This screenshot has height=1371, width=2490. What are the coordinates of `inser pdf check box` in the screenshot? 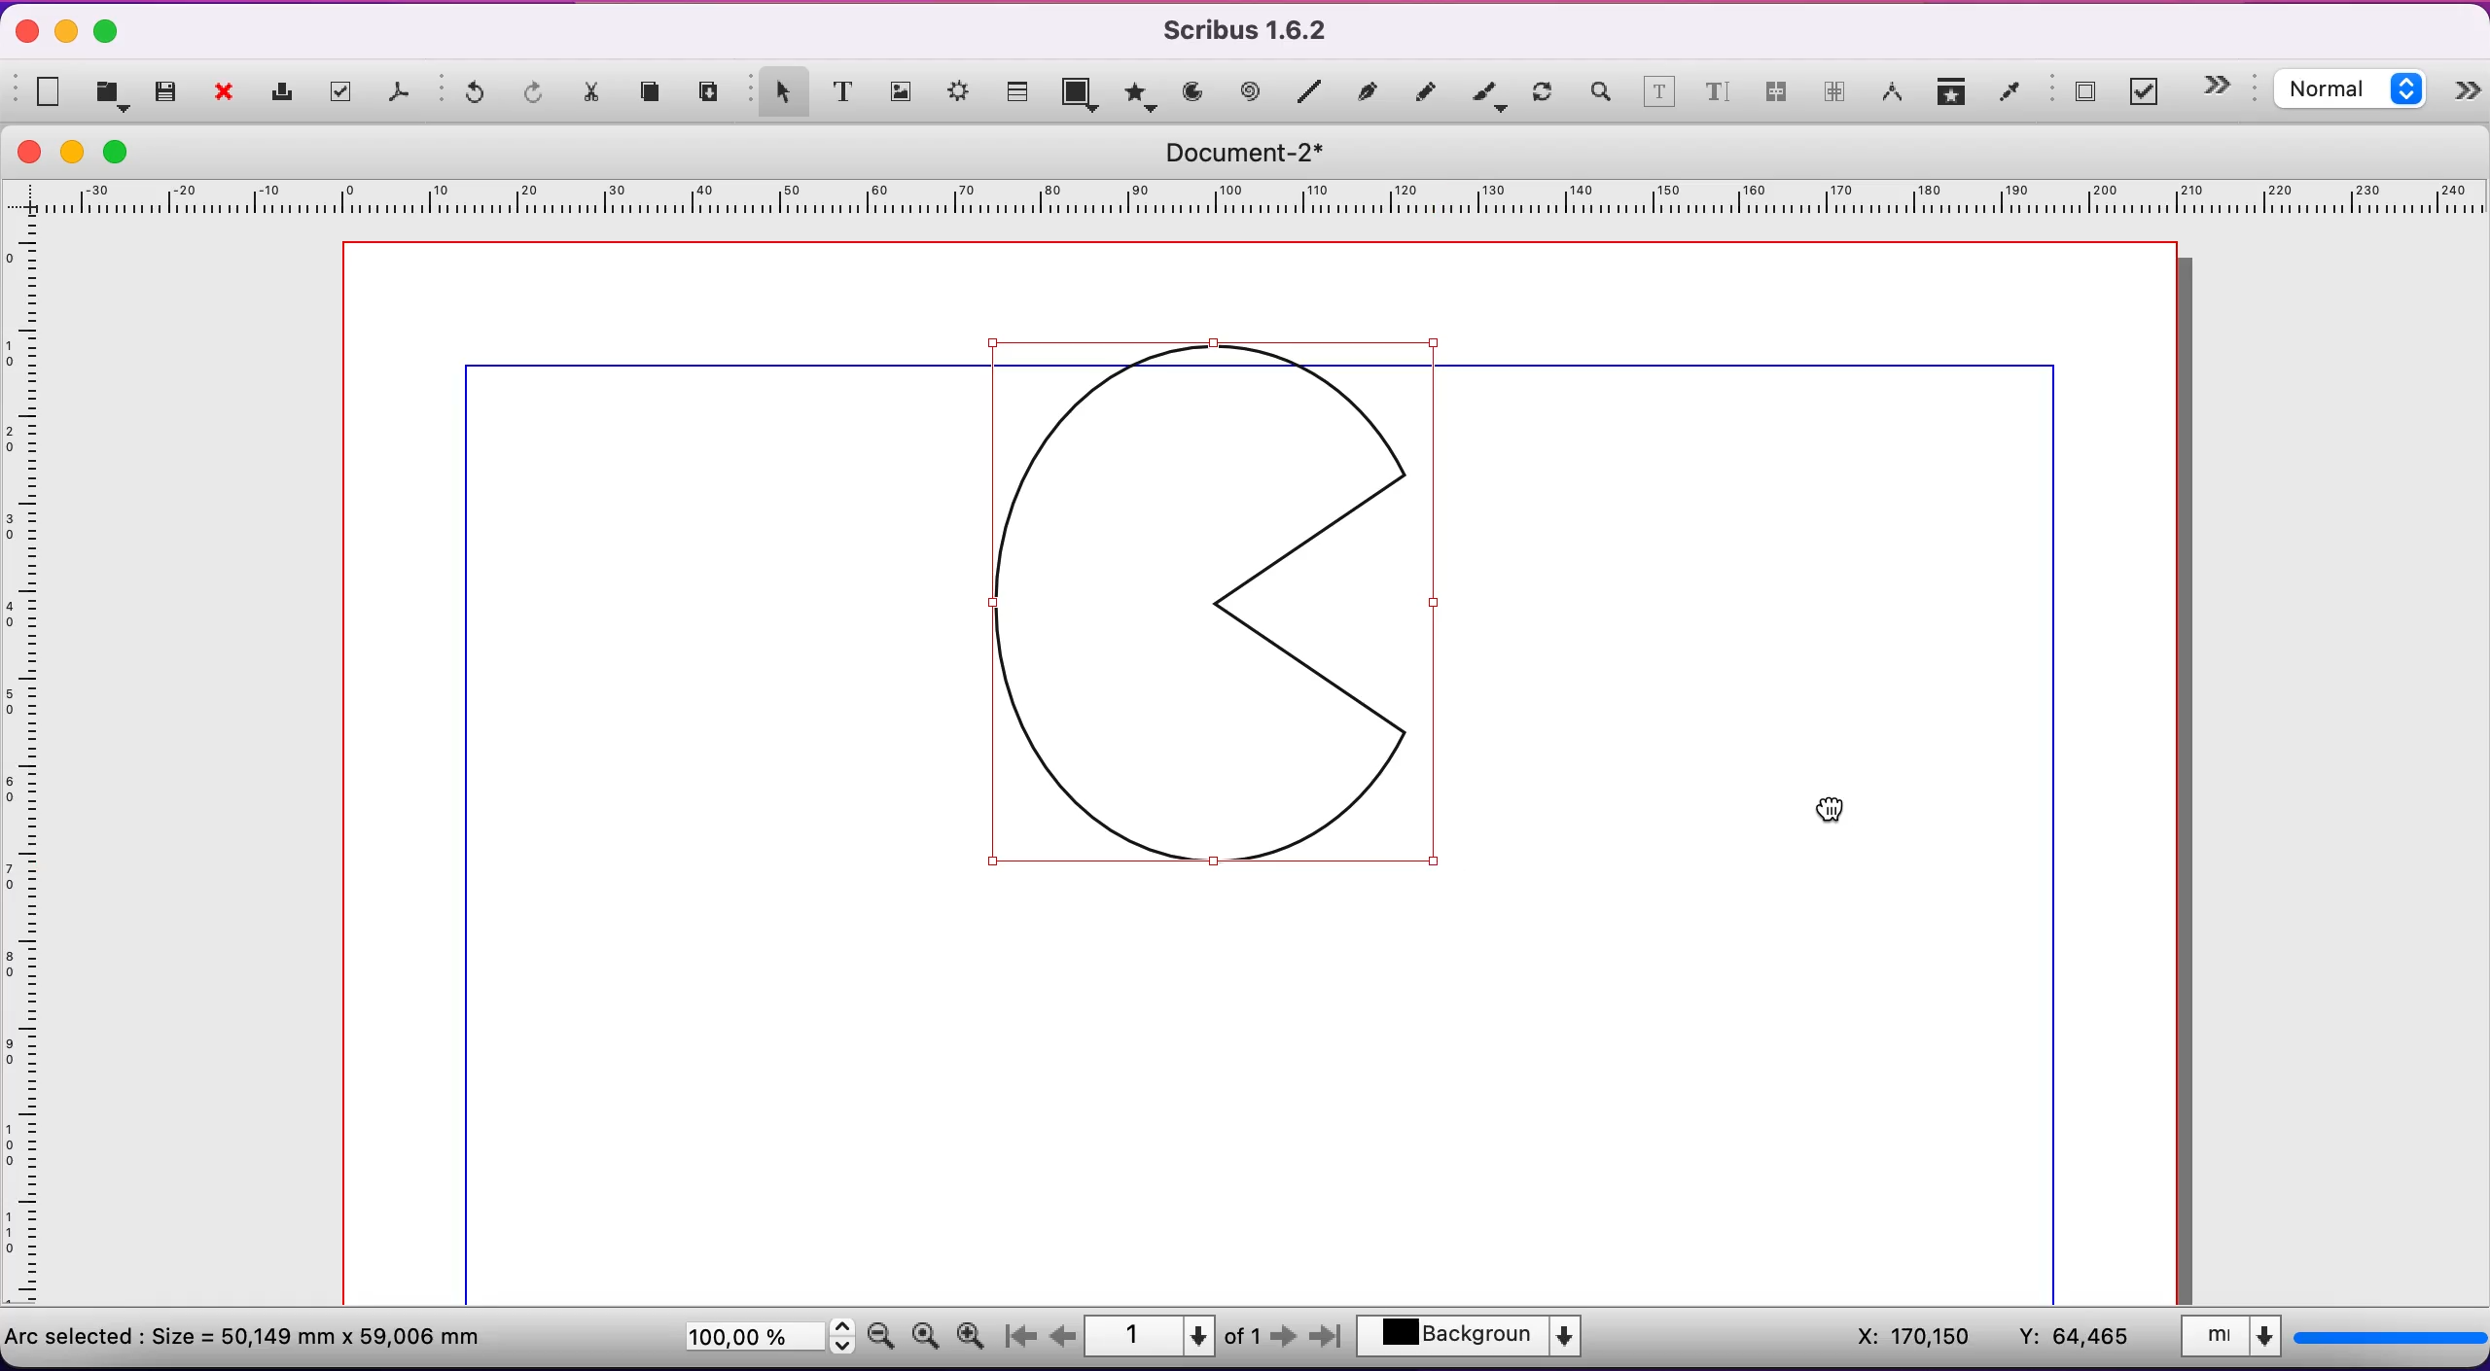 It's located at (2150, 92).